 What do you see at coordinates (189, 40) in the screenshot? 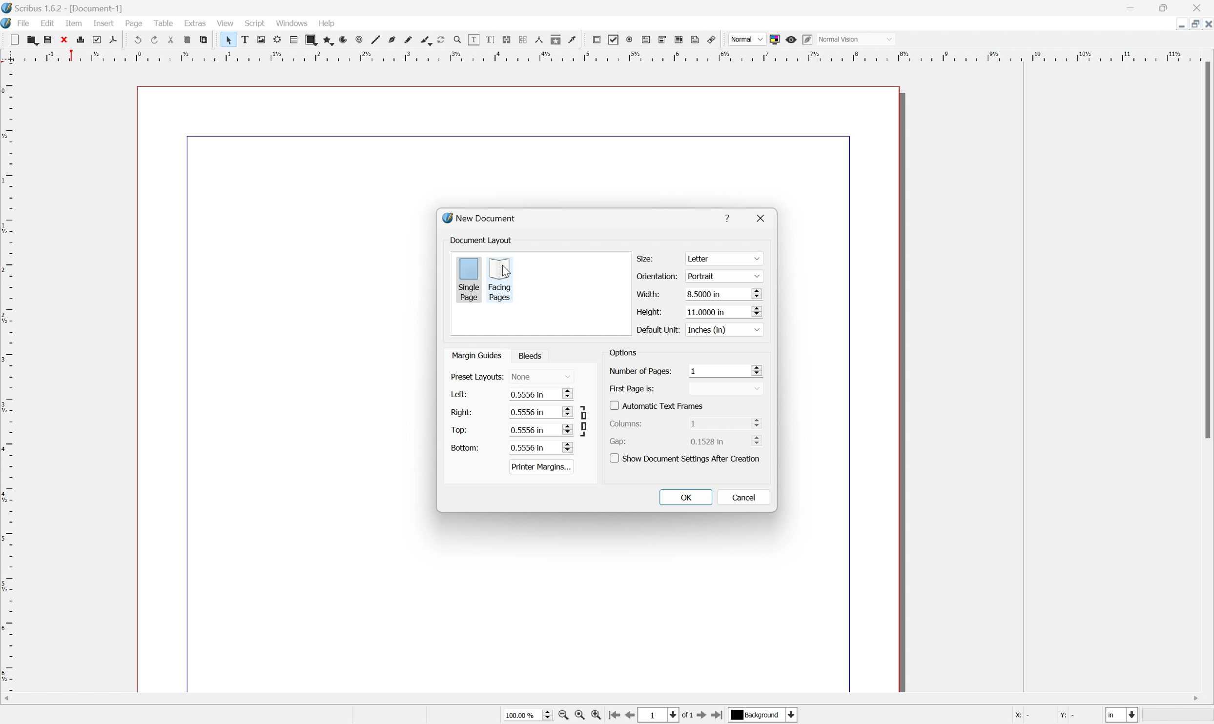
I see `Copy` at bounding box center [189, 40].